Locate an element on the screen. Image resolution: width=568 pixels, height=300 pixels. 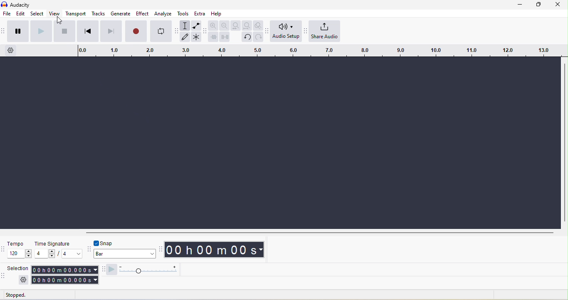
extra is located at coordinates (200, 13).